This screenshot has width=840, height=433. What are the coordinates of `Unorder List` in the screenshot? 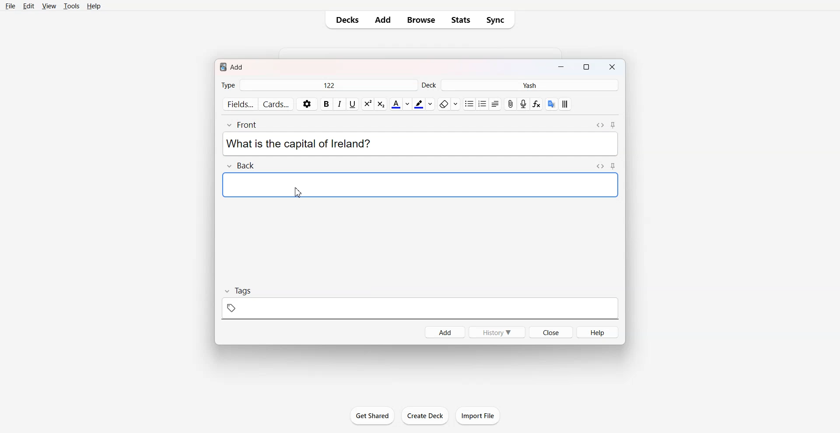 It's located at (469, 104).